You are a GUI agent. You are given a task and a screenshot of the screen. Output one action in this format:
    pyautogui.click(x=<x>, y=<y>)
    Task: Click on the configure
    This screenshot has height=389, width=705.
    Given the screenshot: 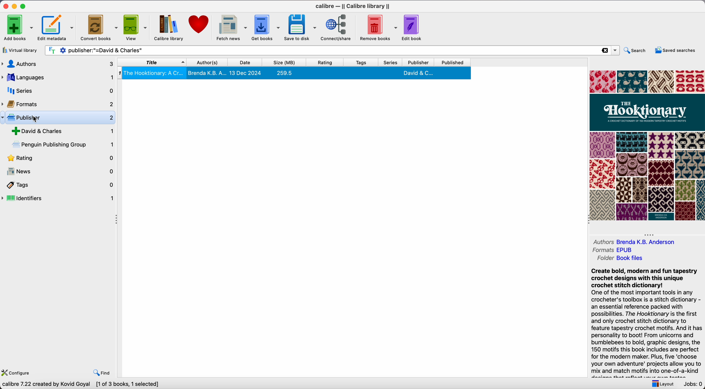 What is the action you would take?
    pyautogui.click(x=18, y=372)
    